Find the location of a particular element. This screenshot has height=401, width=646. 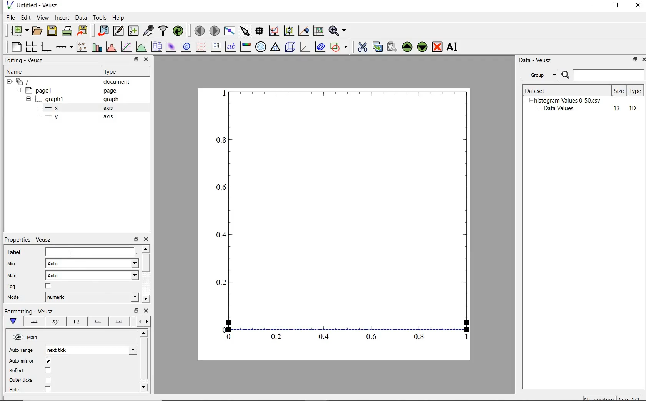

close is located at coordinates (642, 60).